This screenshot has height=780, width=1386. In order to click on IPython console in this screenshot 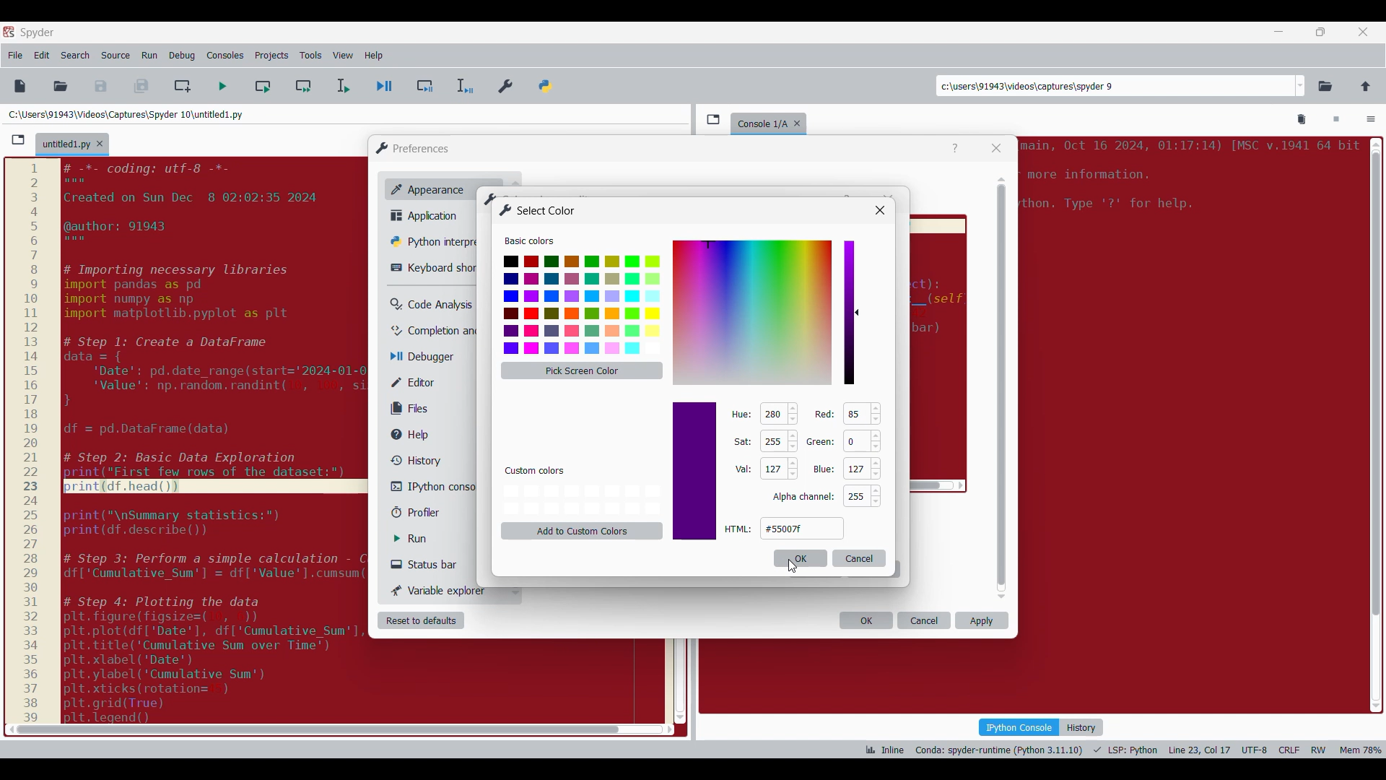, I will do `click(1019, 727)`.